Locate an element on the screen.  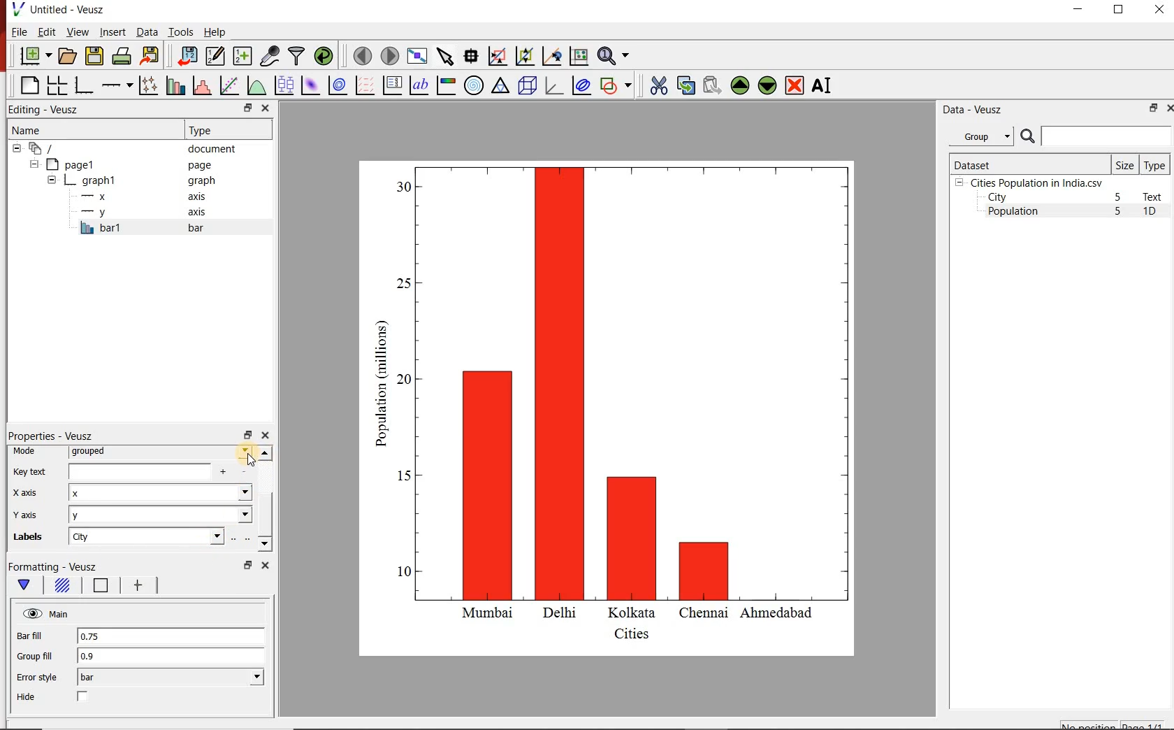
click to recenter graph axes is located at coordinates (551, 57).